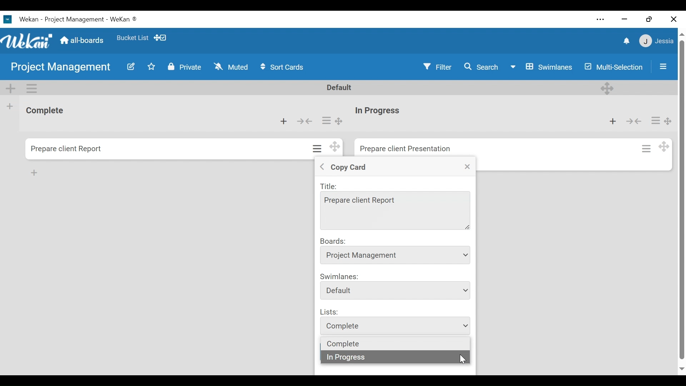  What do you see at coordinates (344, 87) in the screenshot?
I see `Default` at bounding box center [344, 87].